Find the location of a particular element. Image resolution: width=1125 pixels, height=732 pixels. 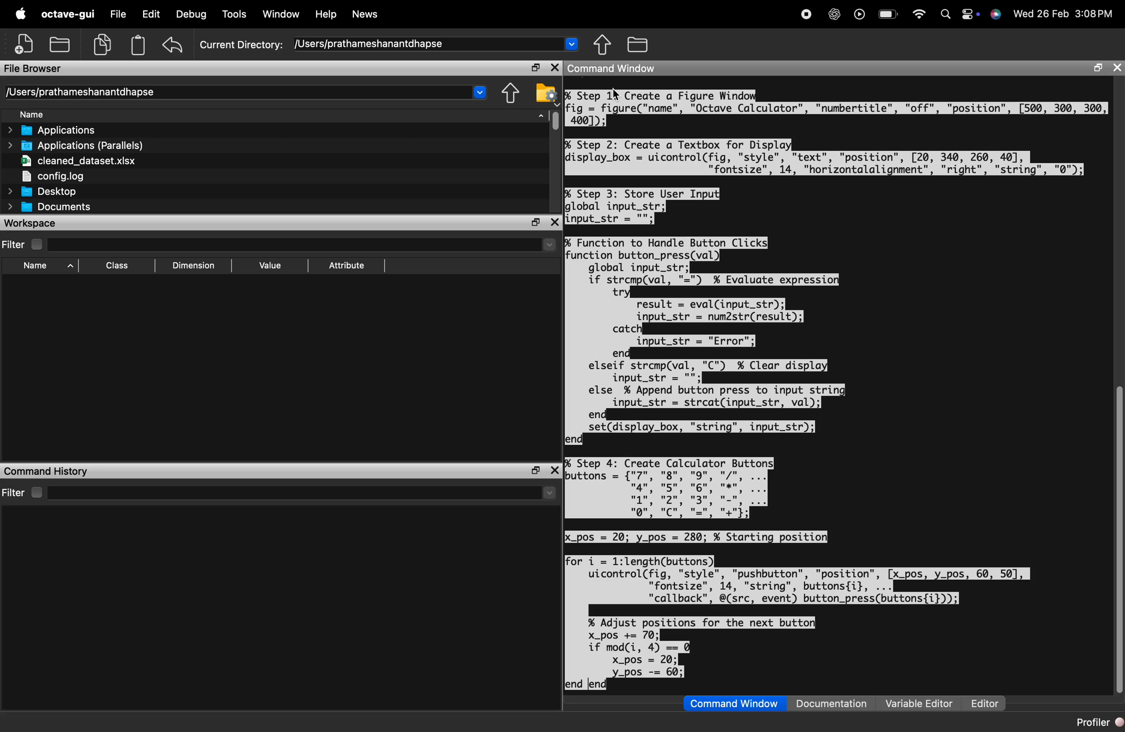

Help is located at coordinates (325, 14).